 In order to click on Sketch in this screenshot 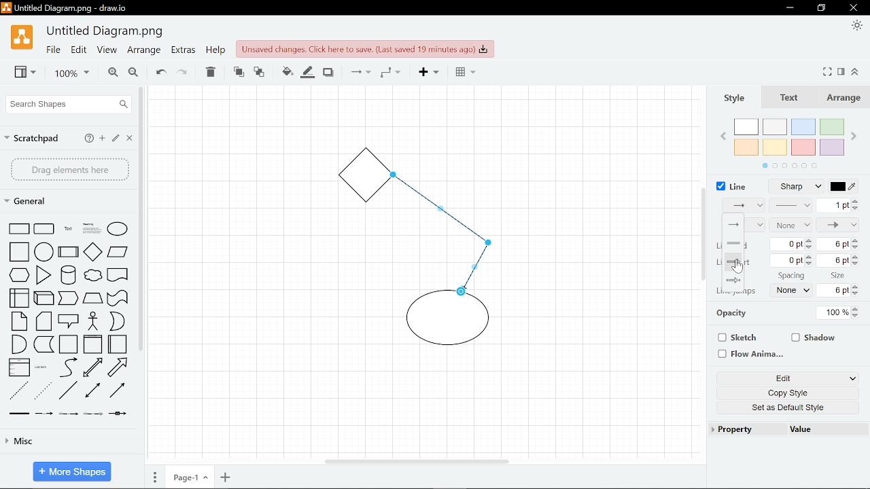, I will do `click(735, 338)`.